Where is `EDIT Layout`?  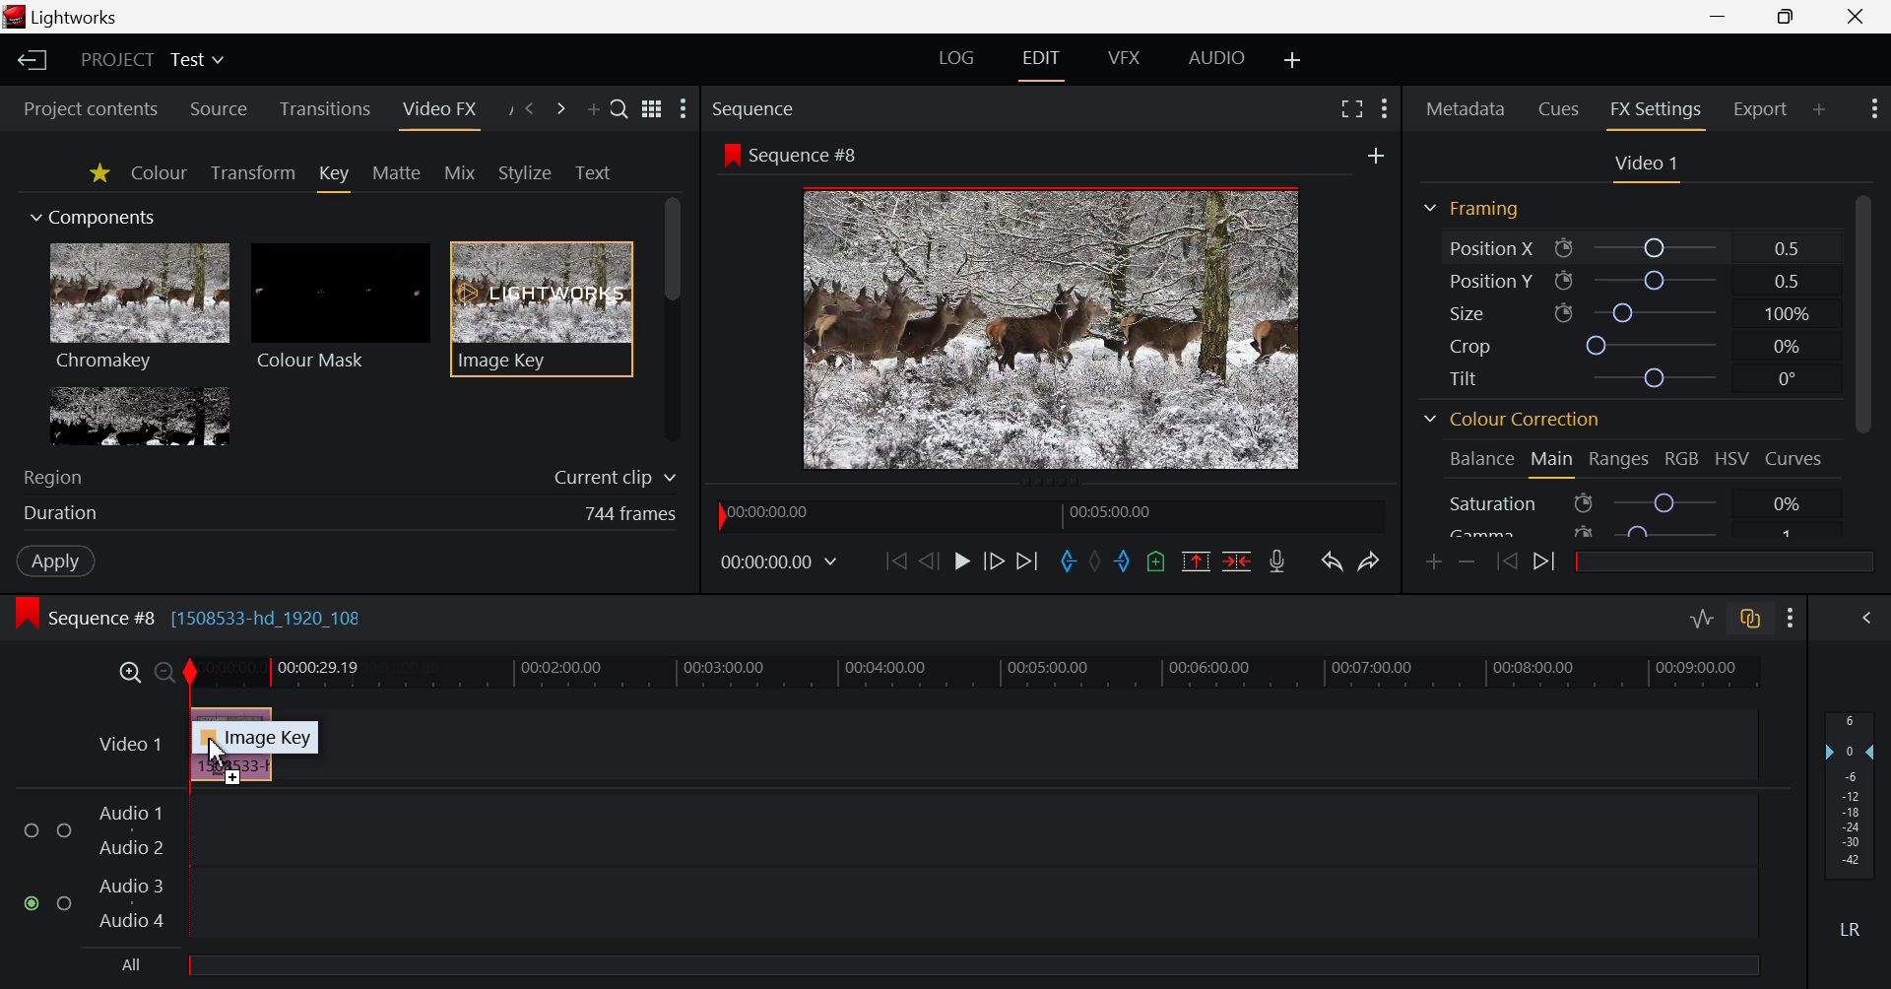 EDIT Layout is located at coordinates (1040, 63).